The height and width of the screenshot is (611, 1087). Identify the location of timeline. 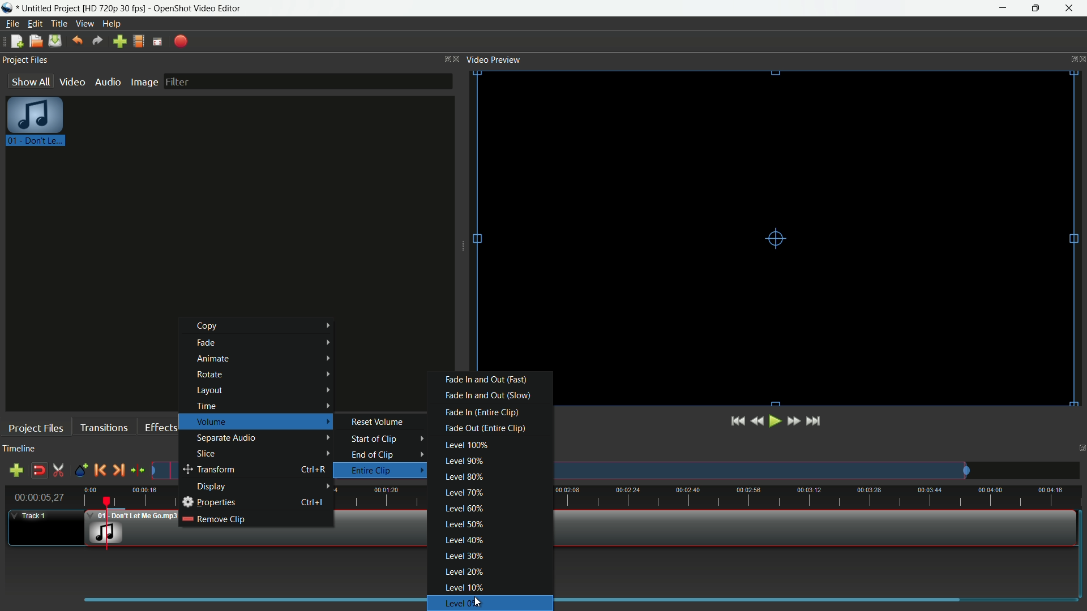
(21, 449).